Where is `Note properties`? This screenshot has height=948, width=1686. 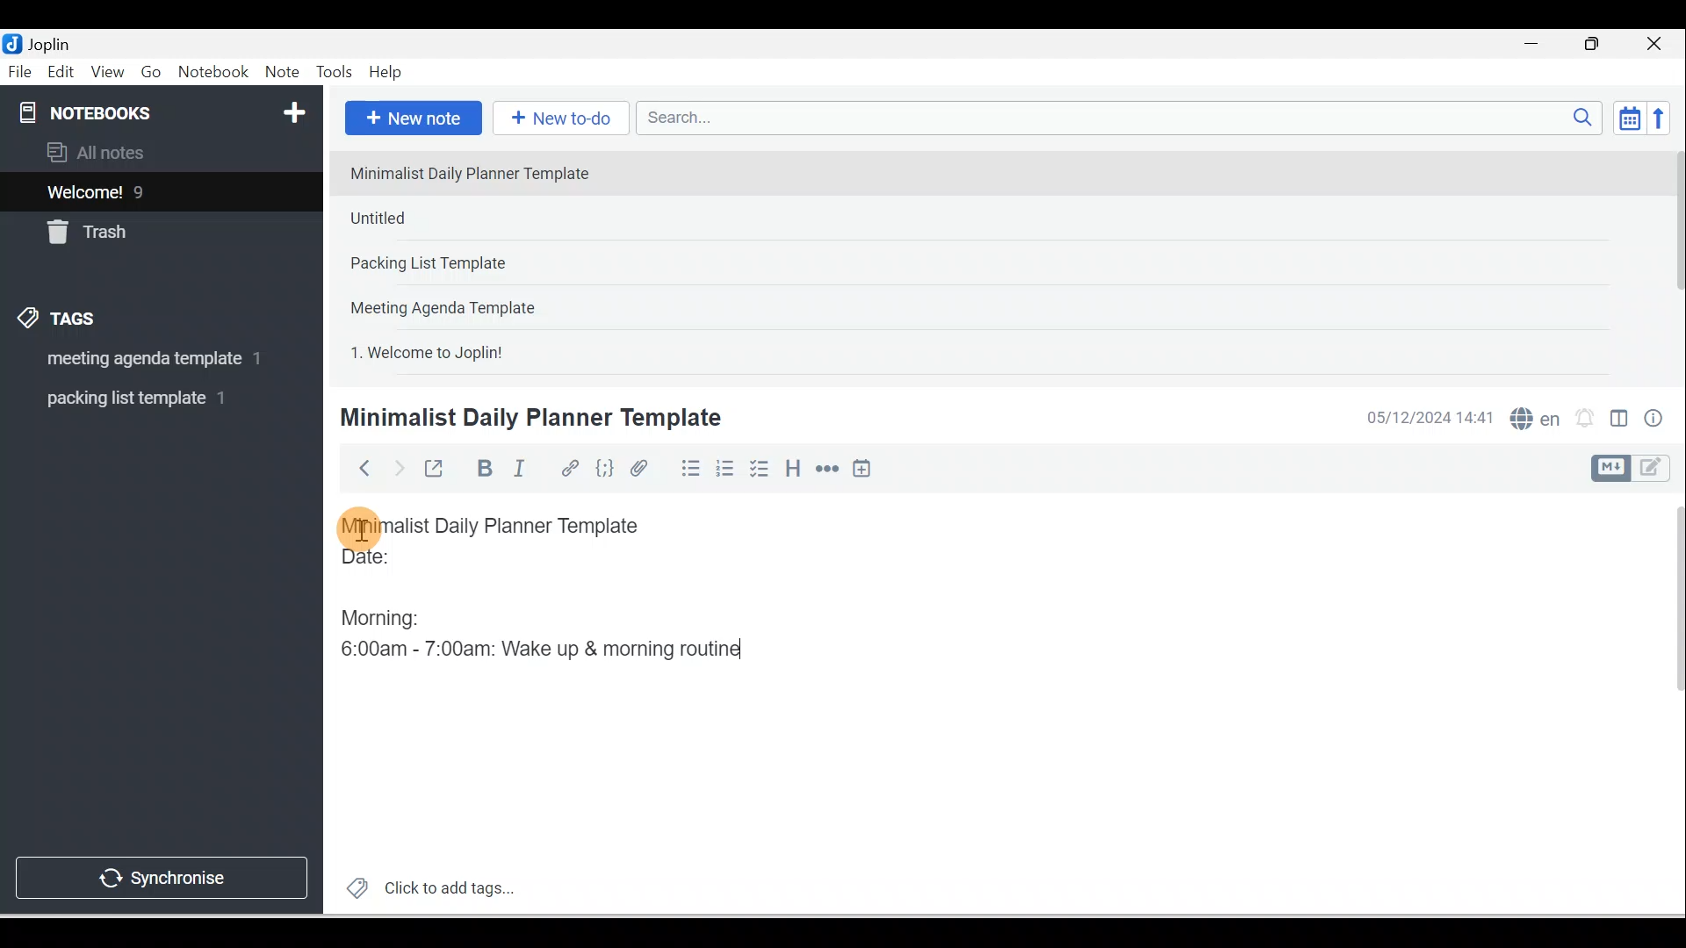 Note properties is located at coordinates (1655, 420).